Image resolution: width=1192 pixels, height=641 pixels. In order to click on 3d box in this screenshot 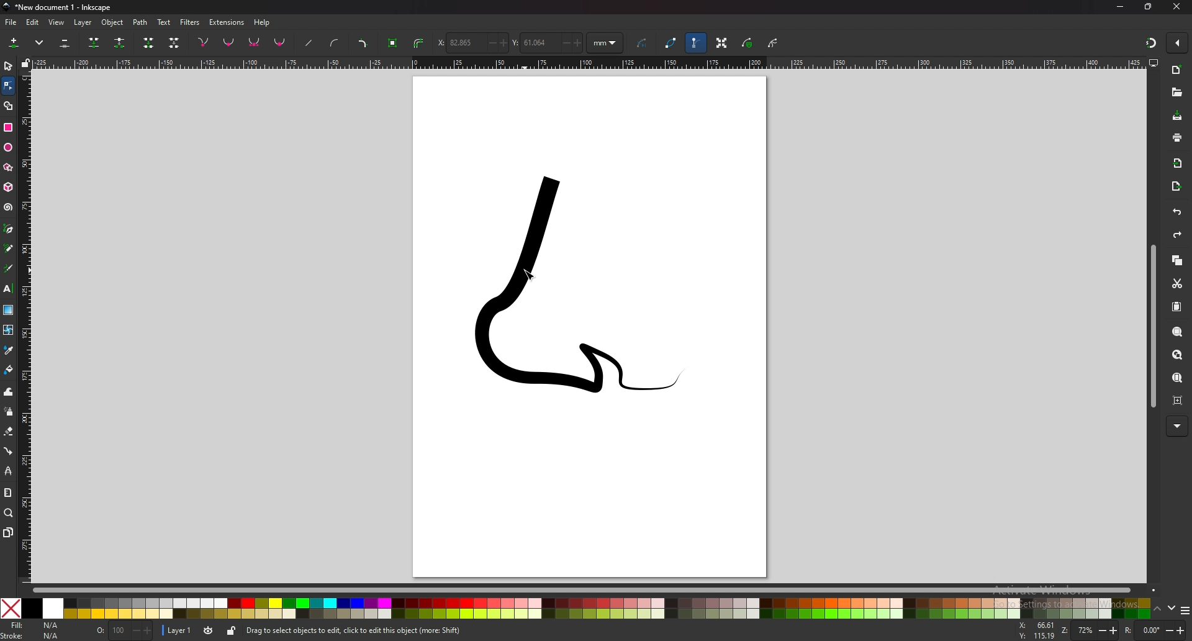, I will do `click(8, 187)`.